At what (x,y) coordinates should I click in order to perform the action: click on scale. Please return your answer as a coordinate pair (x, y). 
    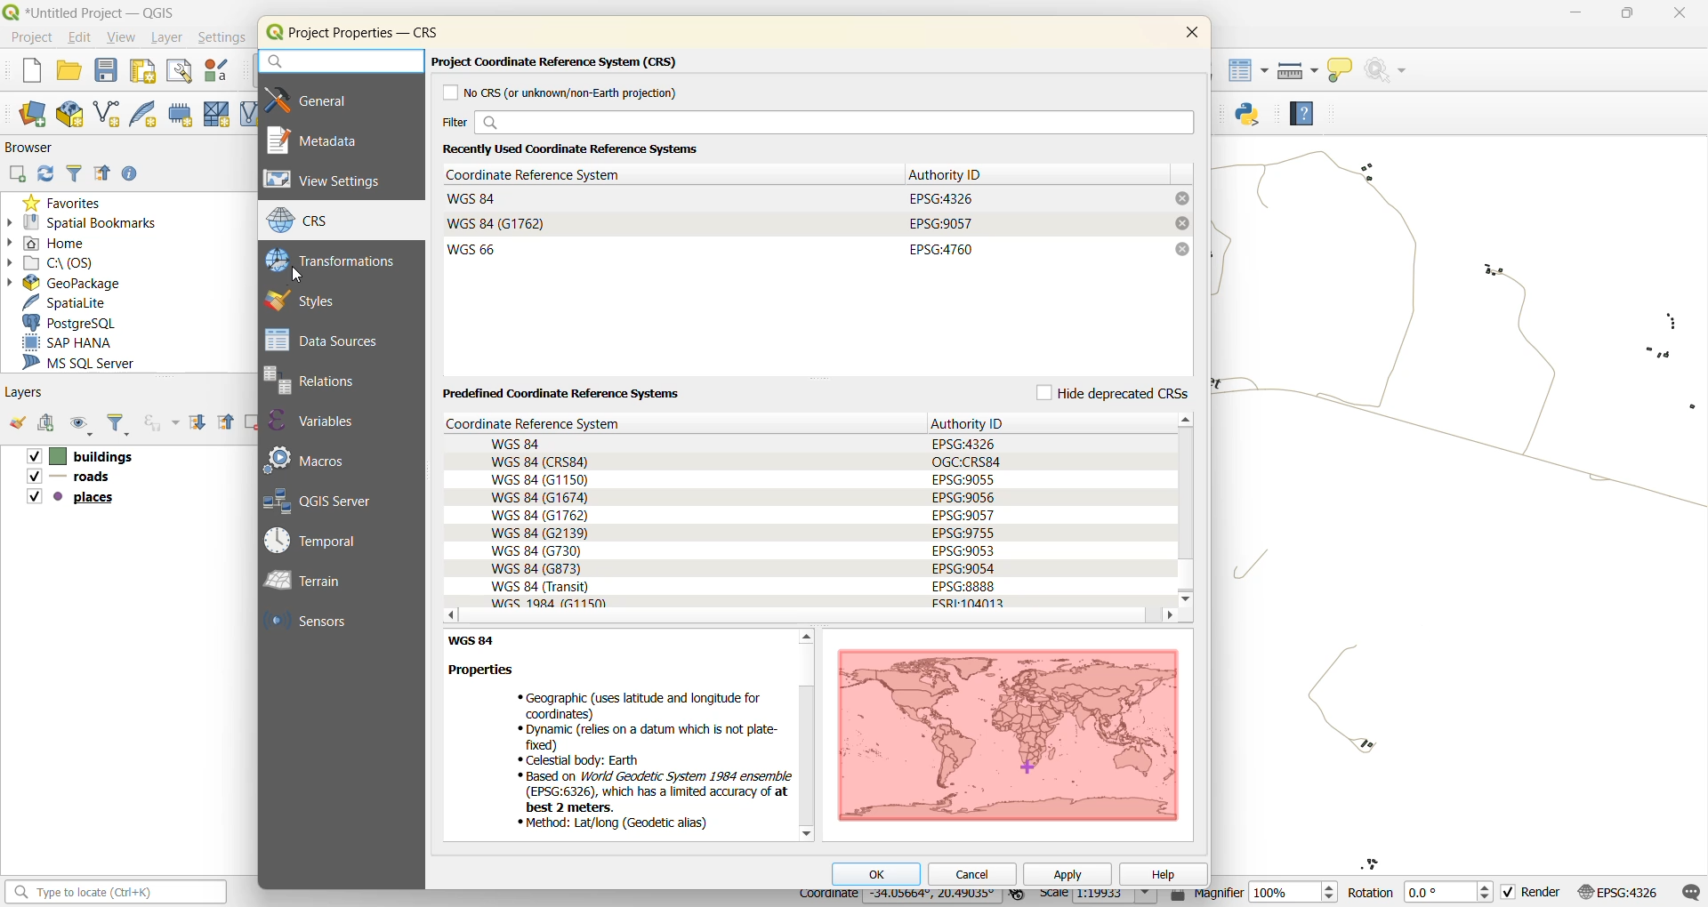
    Looking at the image, I should click on (1100, 897).